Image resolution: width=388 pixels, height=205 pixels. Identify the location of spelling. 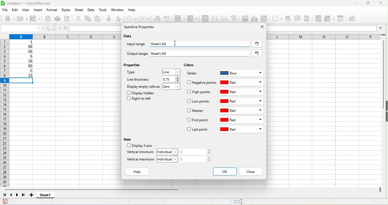
(169, 20).